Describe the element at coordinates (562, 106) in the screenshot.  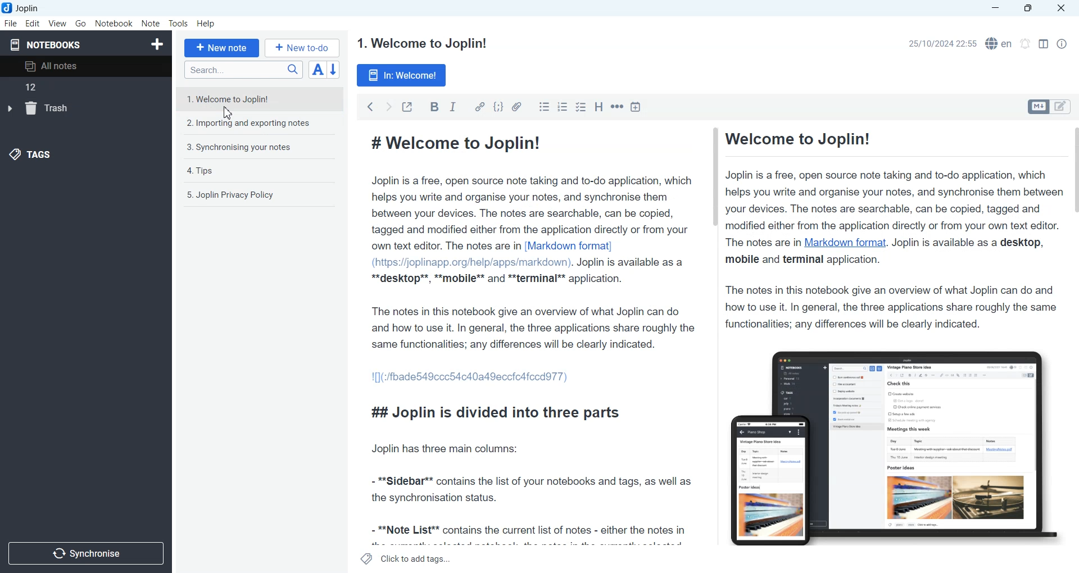
I see `Numbered list` at that location.